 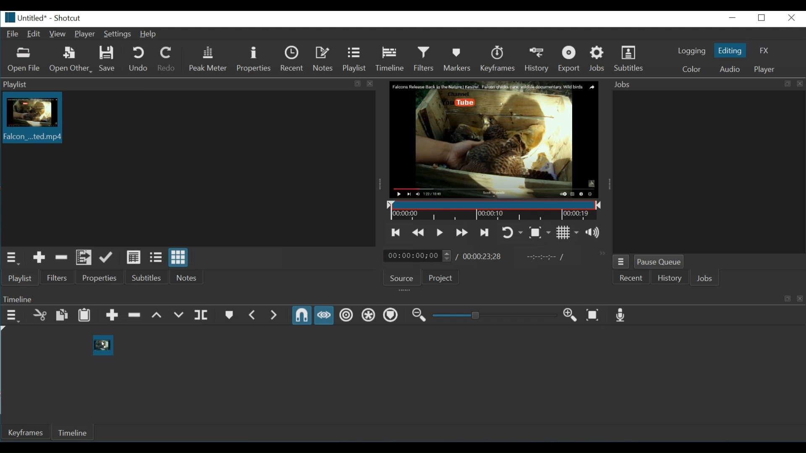 What do you see at coordinates (572, 59) in the screenshot?
I see `Export` at bounding box center [572, 59].